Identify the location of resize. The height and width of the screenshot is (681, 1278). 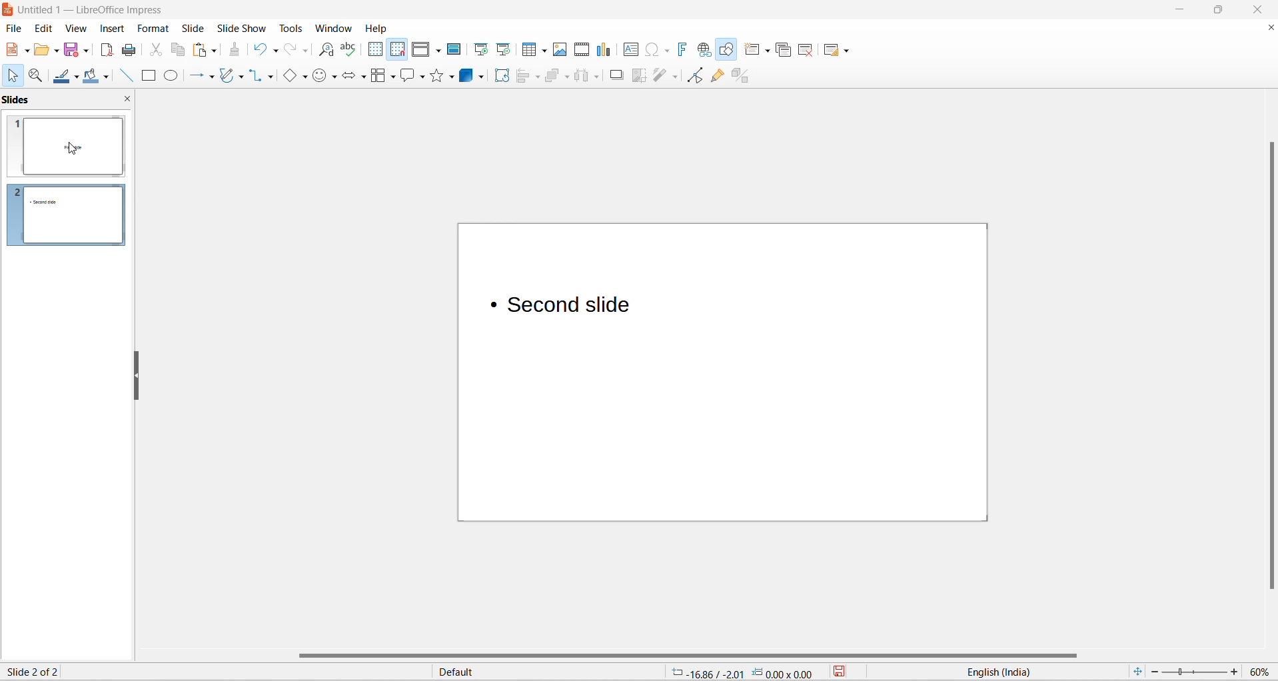
(138, 376).